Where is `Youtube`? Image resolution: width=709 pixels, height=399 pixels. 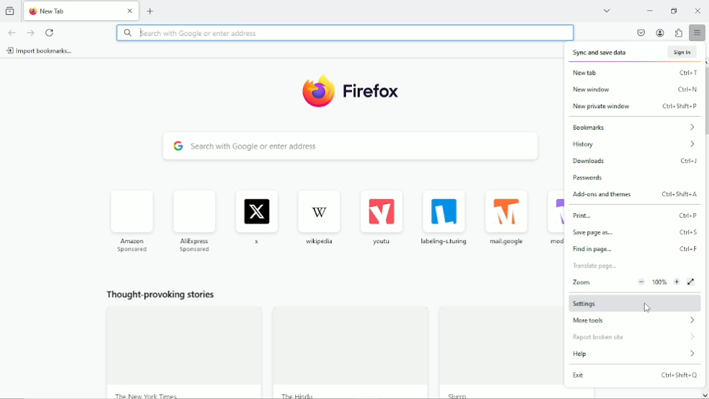 Youtube is located at coordinates (382, 218).